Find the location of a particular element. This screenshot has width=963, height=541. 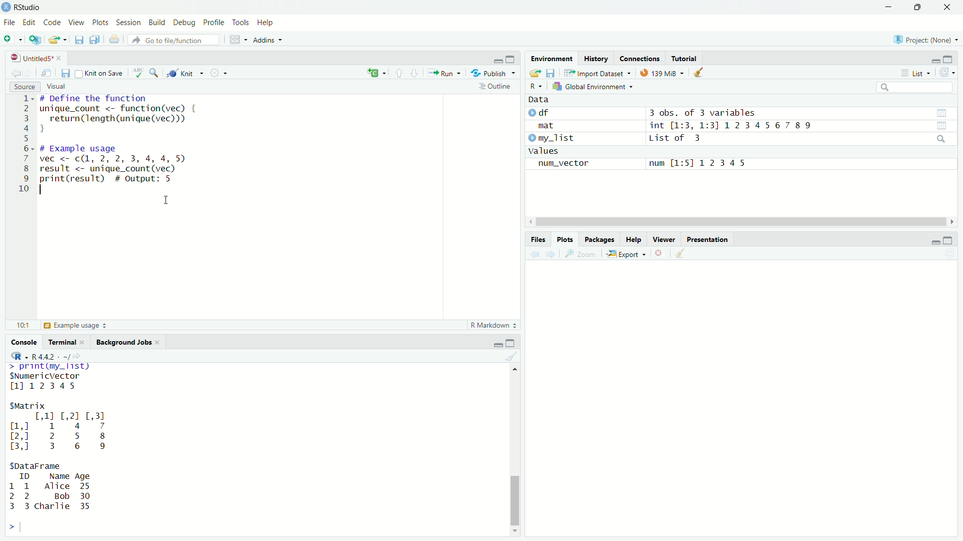

R dropdown is located at coordinates (20, 356).